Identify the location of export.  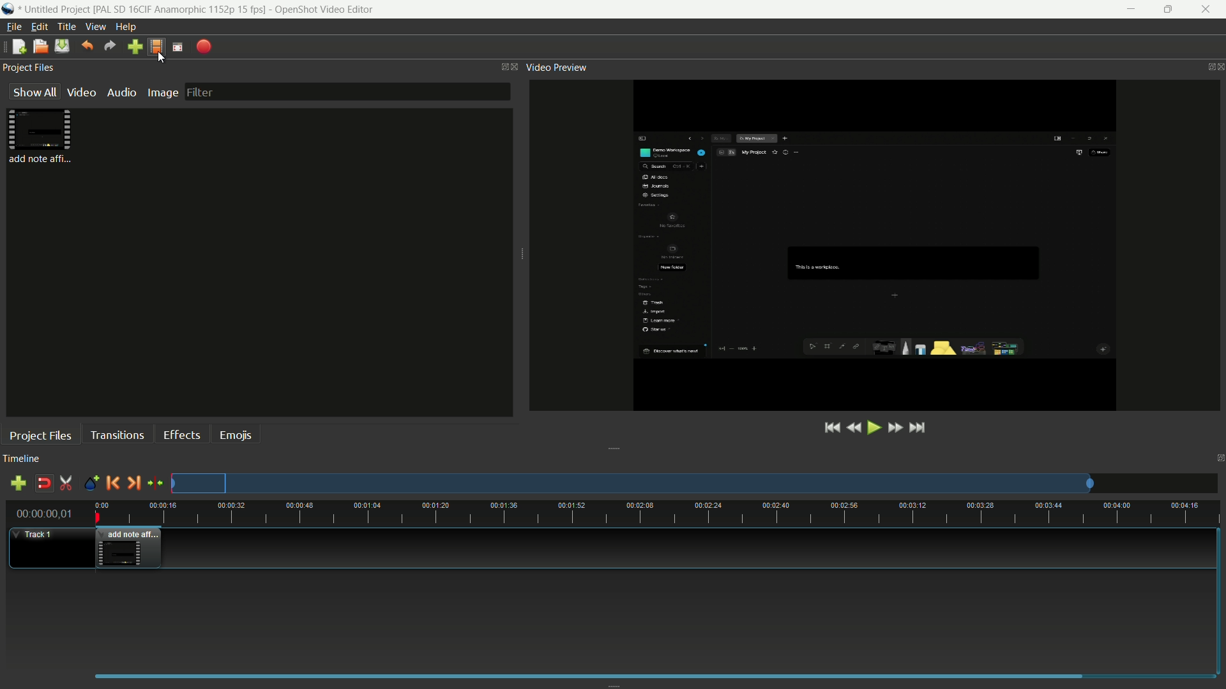
(204, 47).